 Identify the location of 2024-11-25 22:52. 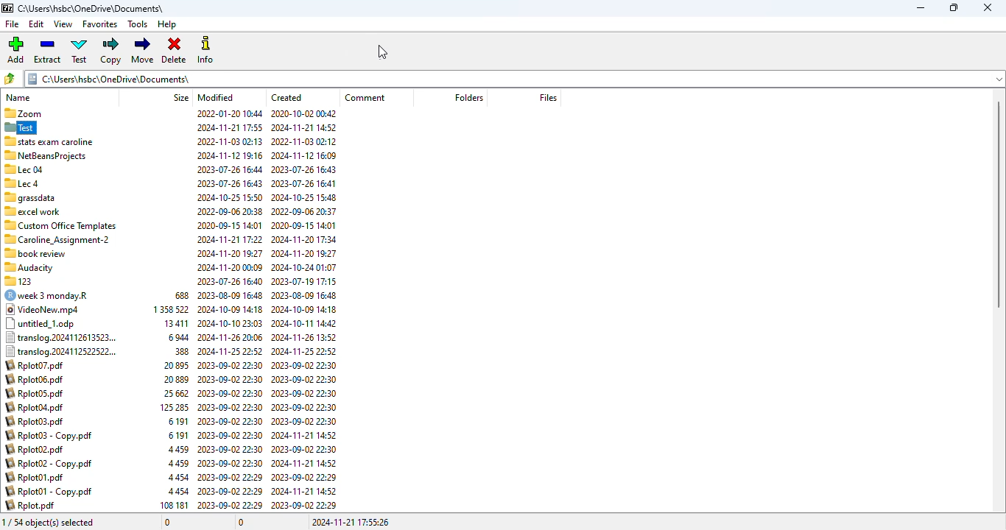
(303, 351).